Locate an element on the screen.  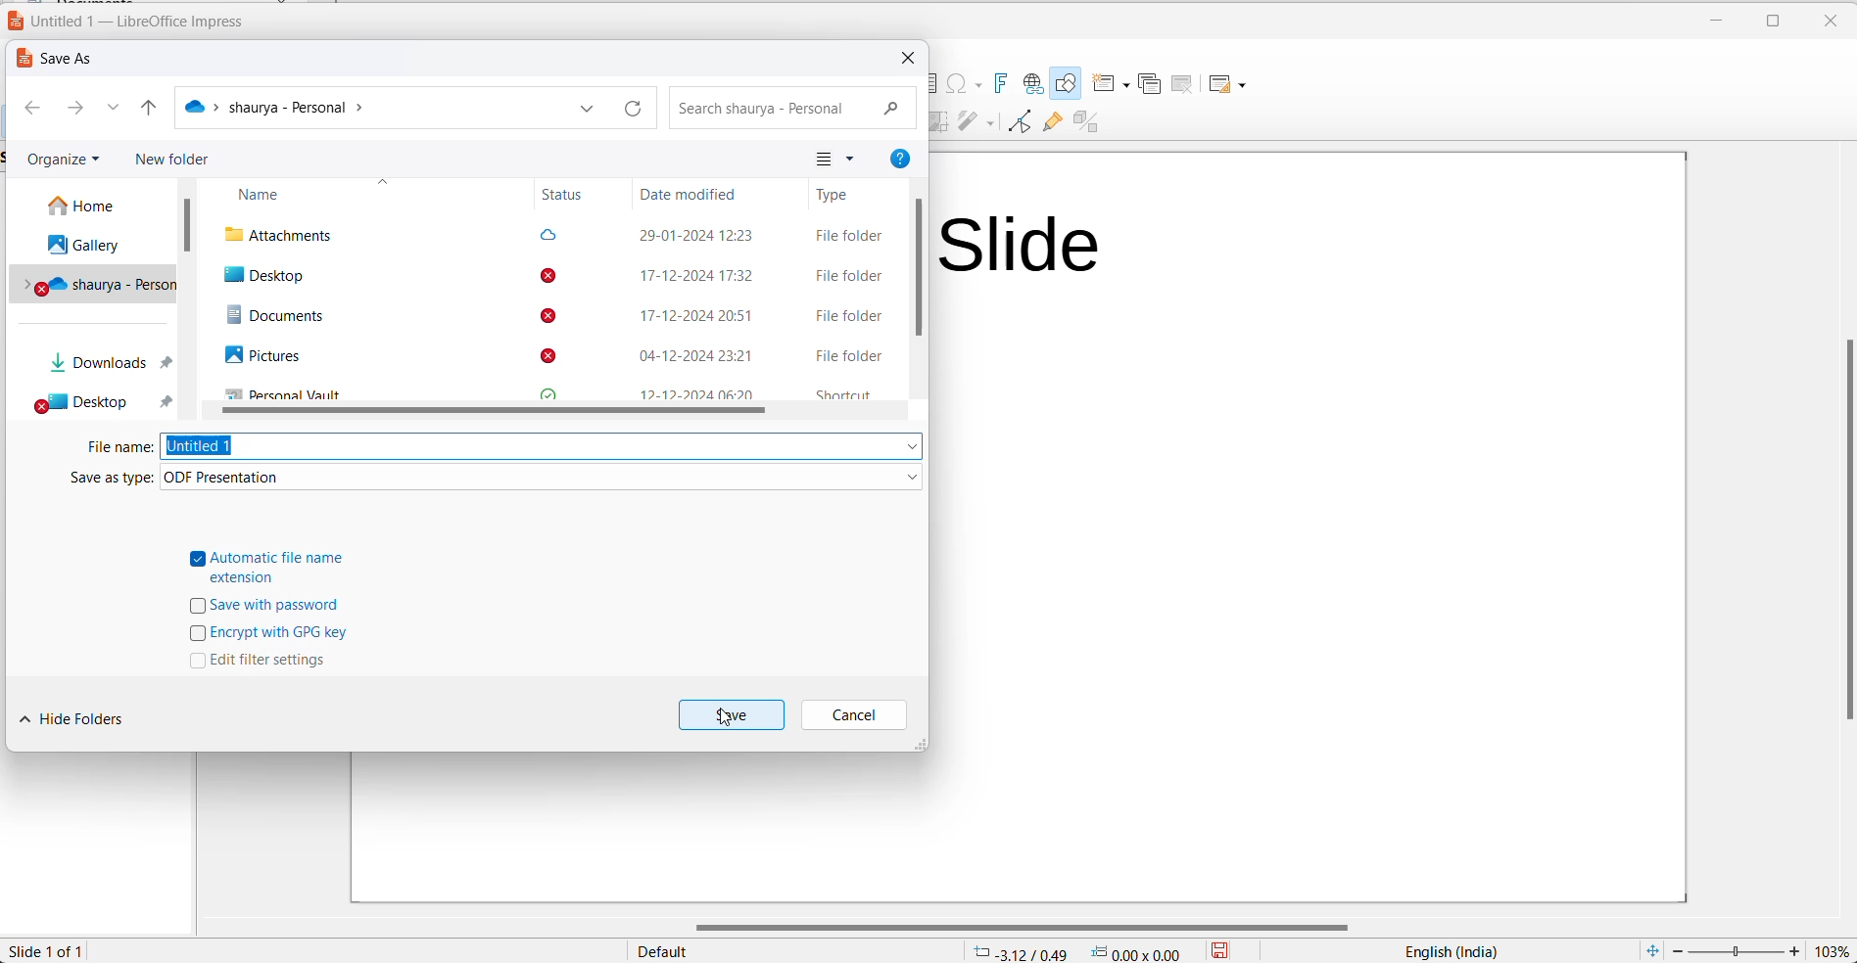
home is located at coordinates (96, 207).